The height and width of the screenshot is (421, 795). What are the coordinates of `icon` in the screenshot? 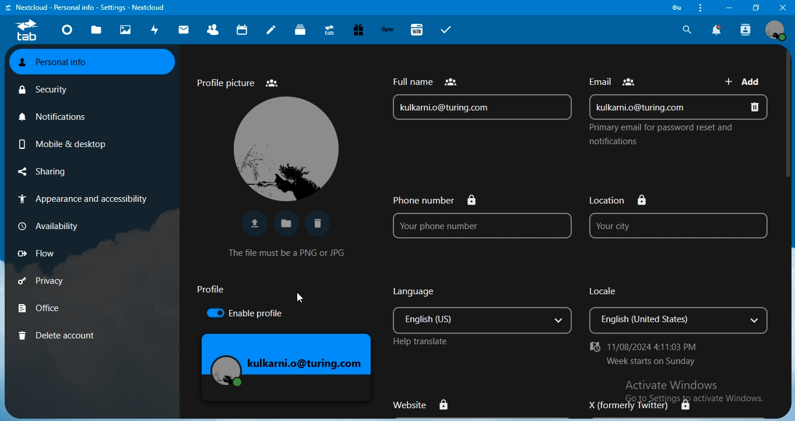 It's located at (678, 8).